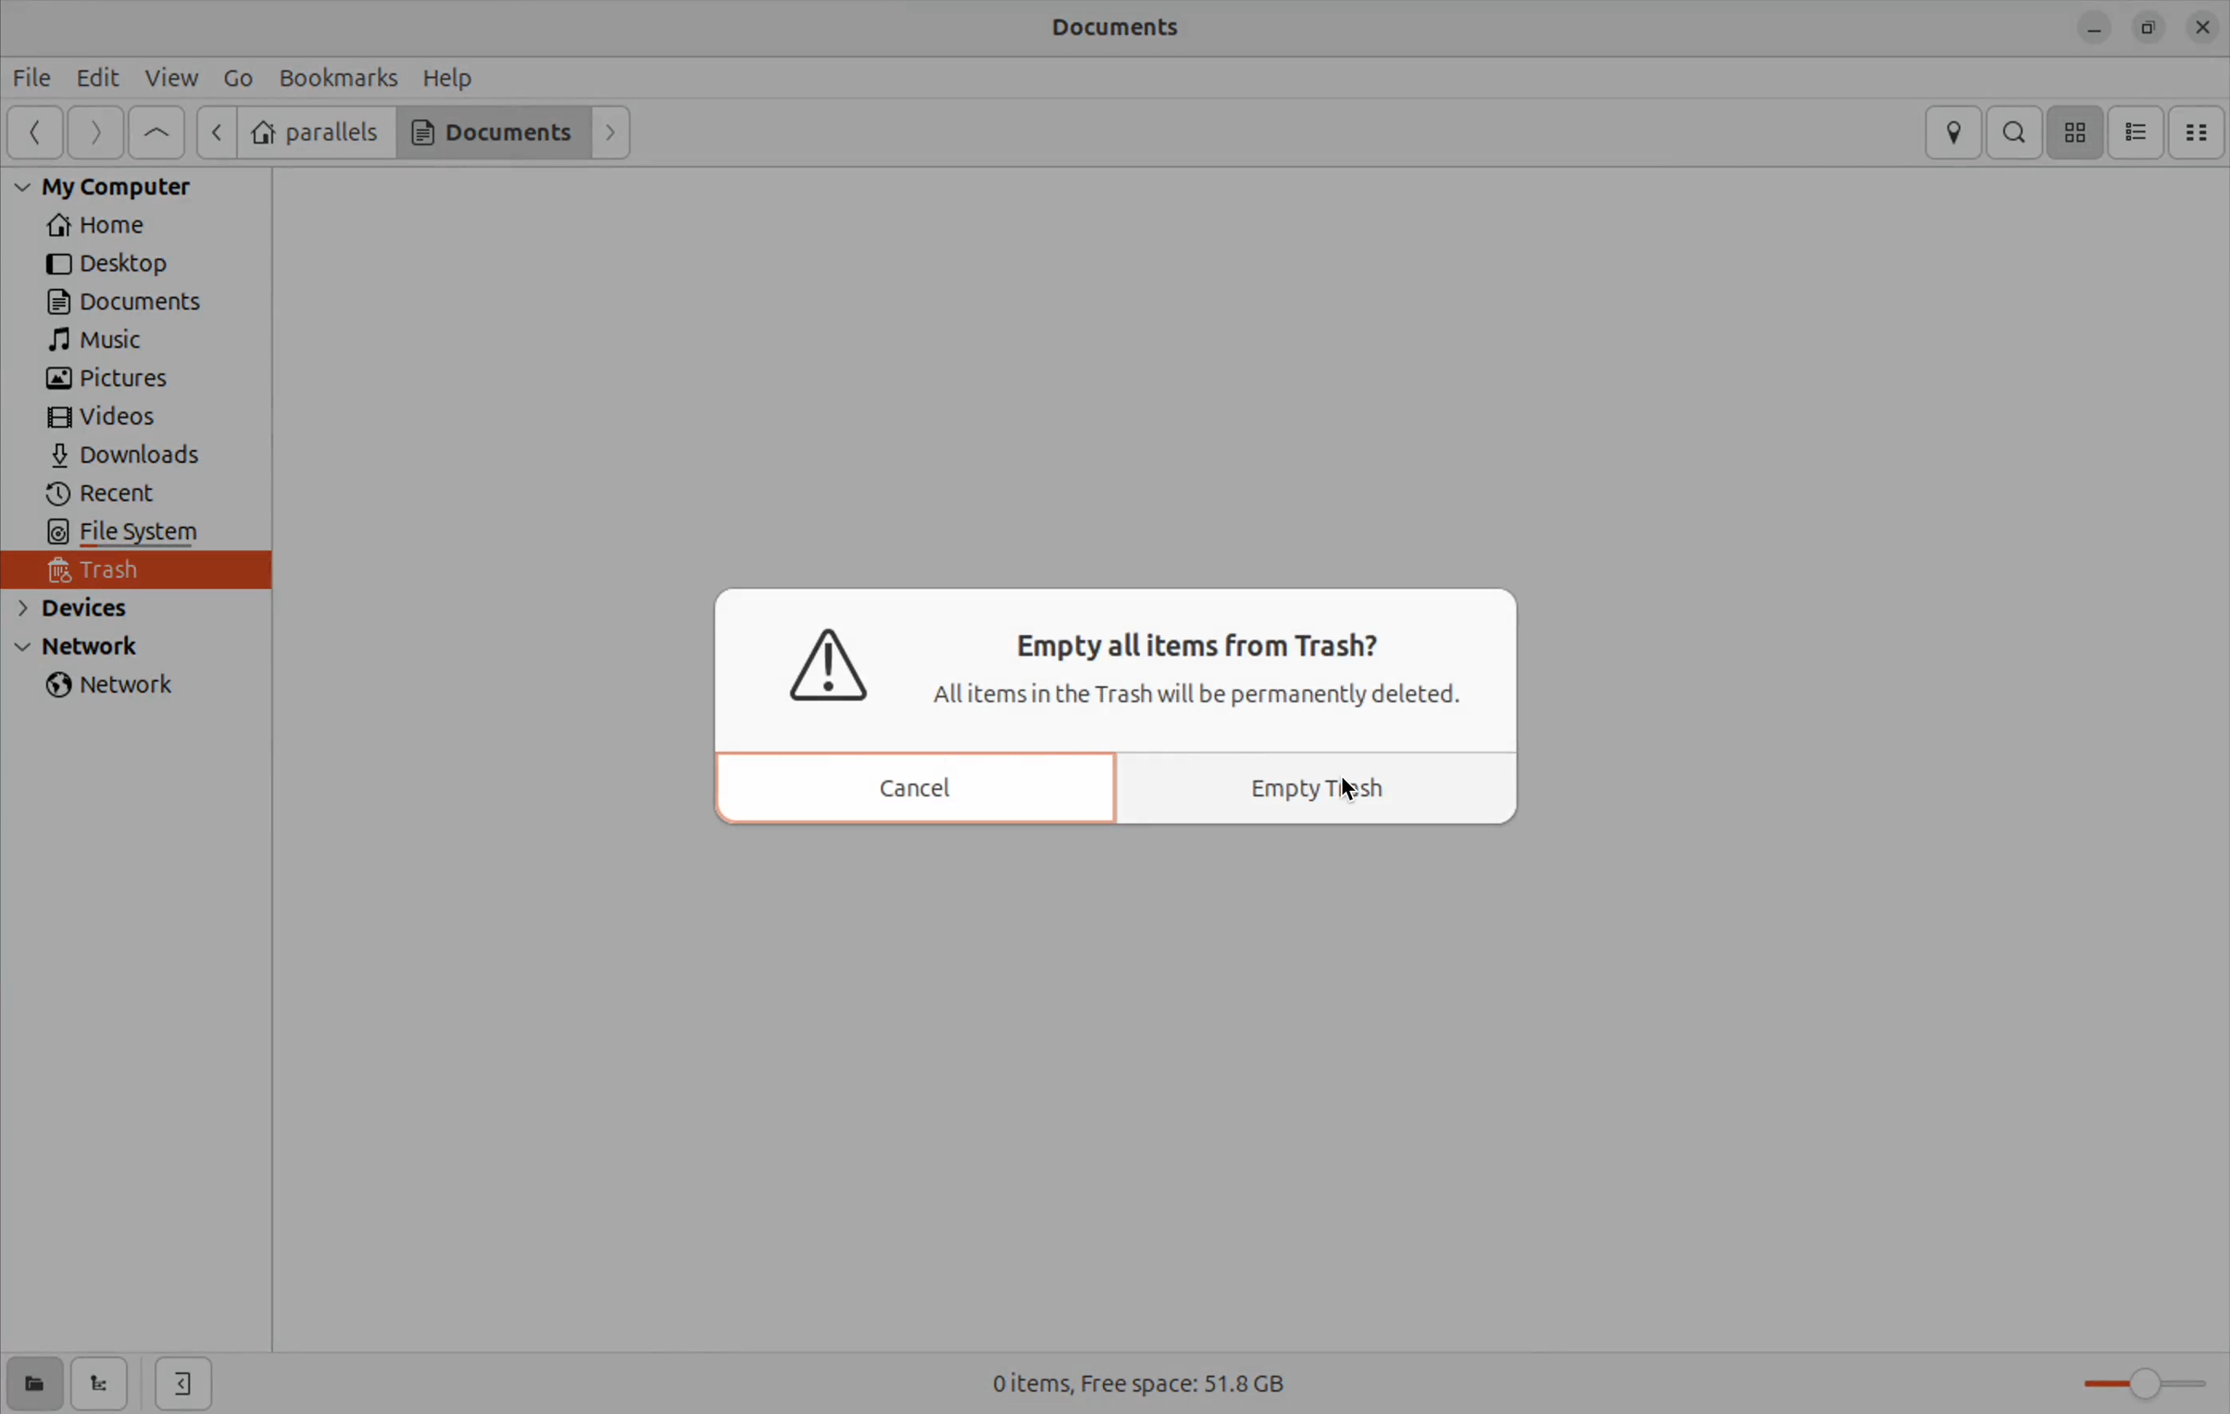 The height and width of the screenshot is (1414, 2230). I want to click on cancel, so click(919, 790).